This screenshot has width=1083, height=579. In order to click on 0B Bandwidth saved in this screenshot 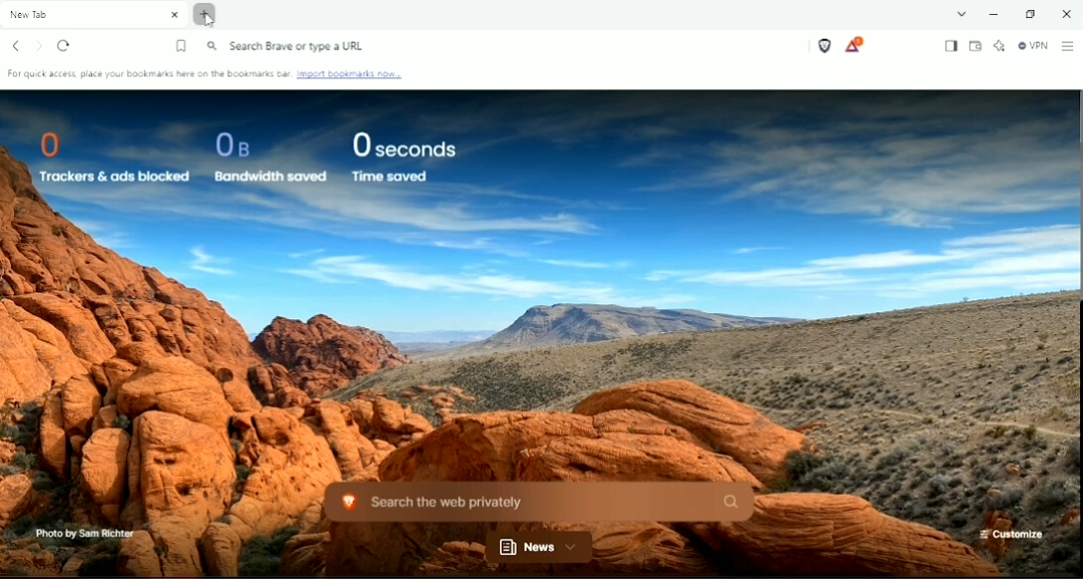, I will do `click(269, 156)`.